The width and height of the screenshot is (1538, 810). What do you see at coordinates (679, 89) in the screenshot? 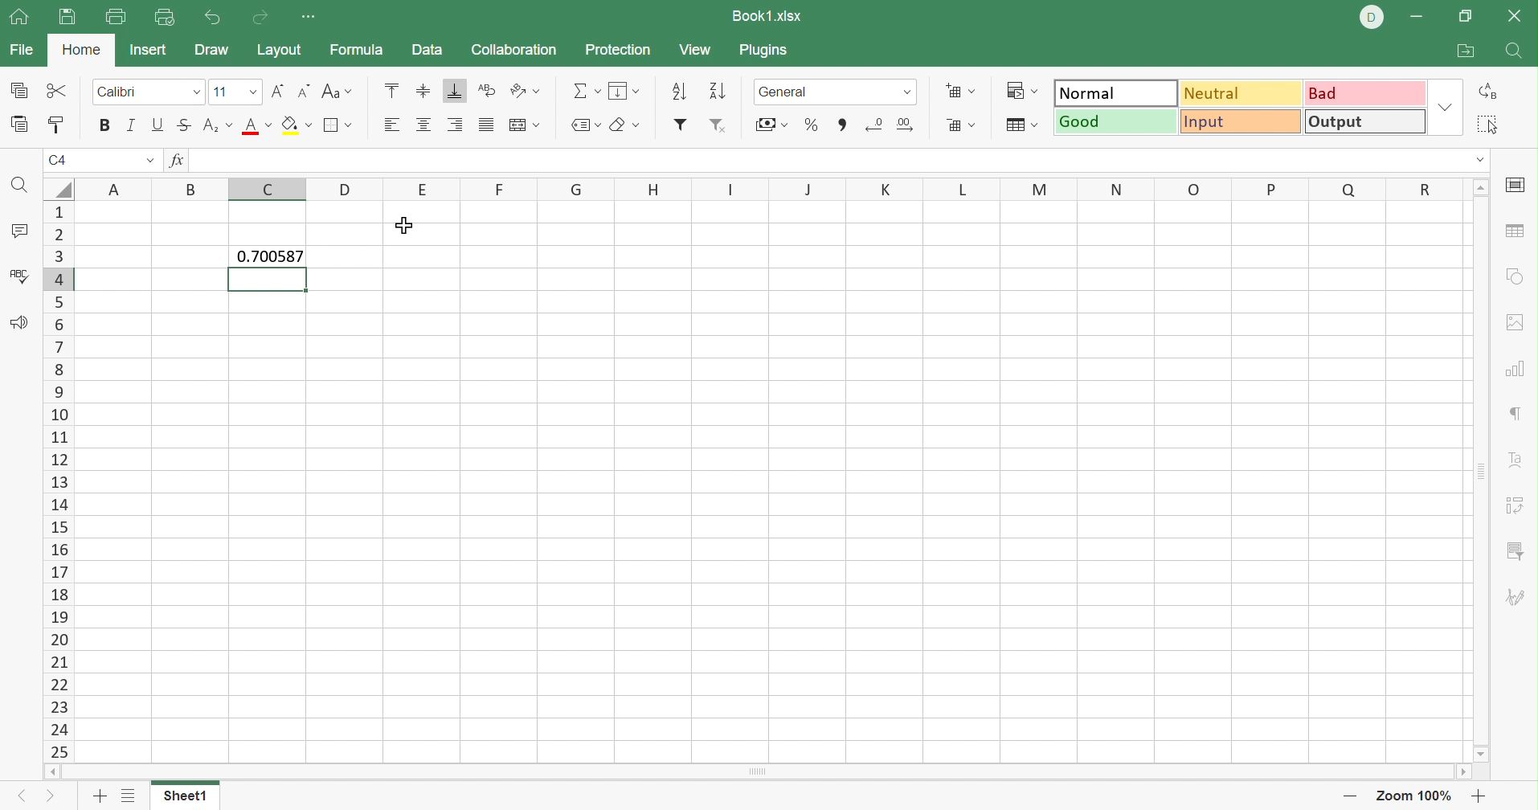
I see `Sort ascending` at bounding box center [679, 89].